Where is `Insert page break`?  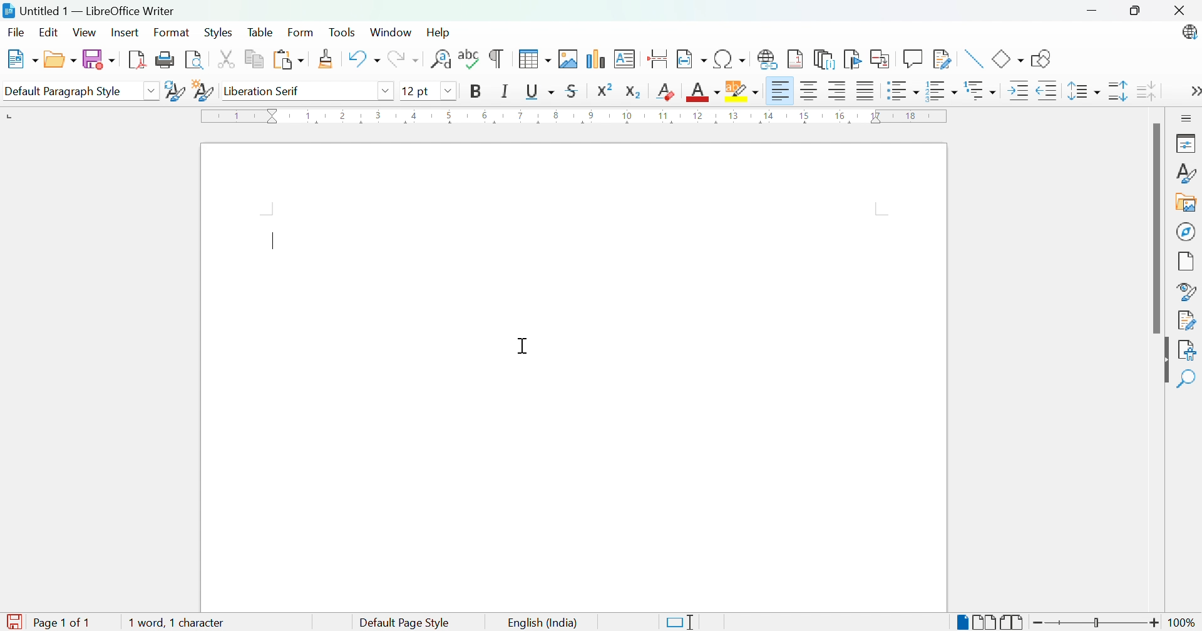
Insert page break is located at coordinates (659, 59).